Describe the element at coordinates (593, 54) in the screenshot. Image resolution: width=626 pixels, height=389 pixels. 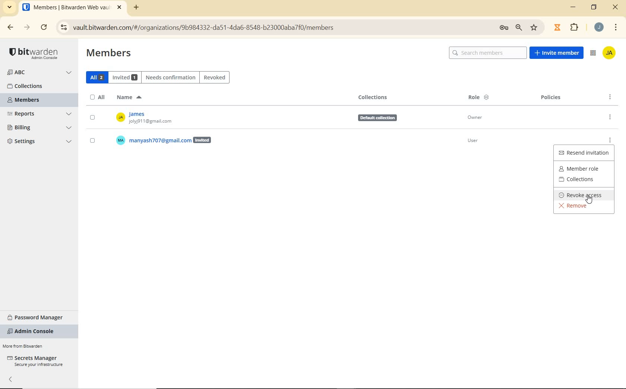
I see `ADMIN CONSOLE` at that location.